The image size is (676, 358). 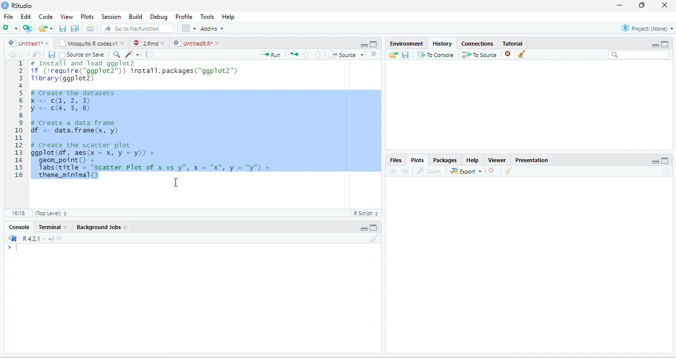 I want to click on R Script, so click(x=367, y=213).